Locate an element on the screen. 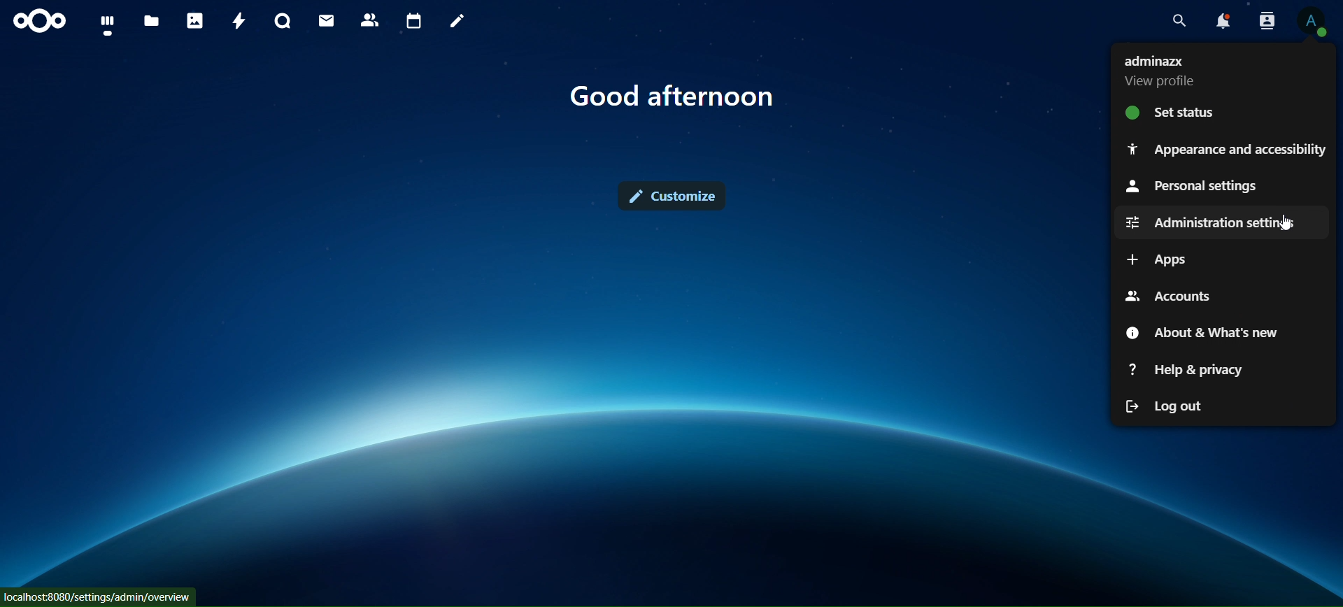 The width and height of the screenshot is (1343, 607). calendar is located at coordinates (412, 20).